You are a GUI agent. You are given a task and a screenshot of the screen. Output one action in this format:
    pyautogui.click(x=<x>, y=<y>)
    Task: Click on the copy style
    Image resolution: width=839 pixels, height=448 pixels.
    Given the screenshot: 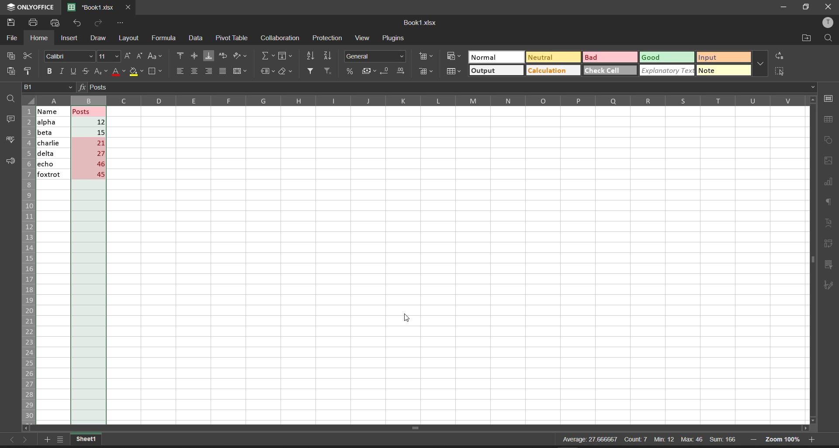 What is the action you would take?
    pyautogui.click(x=29, y=71)
    